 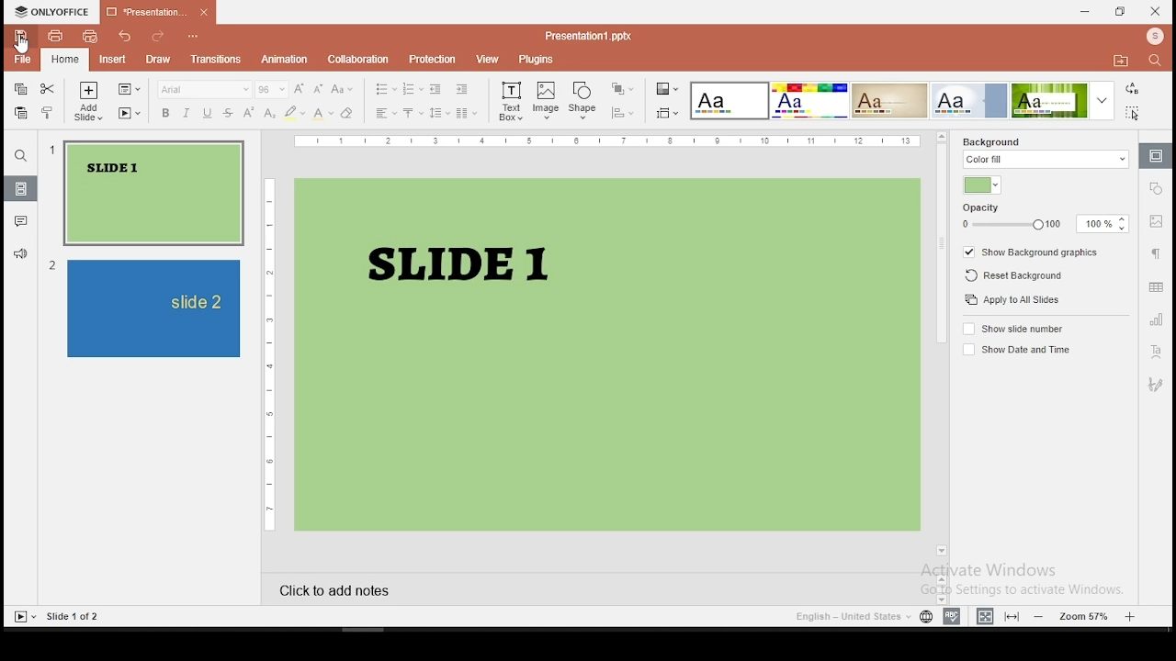 I want to click on text art settings, so click(x=1155, y=353).